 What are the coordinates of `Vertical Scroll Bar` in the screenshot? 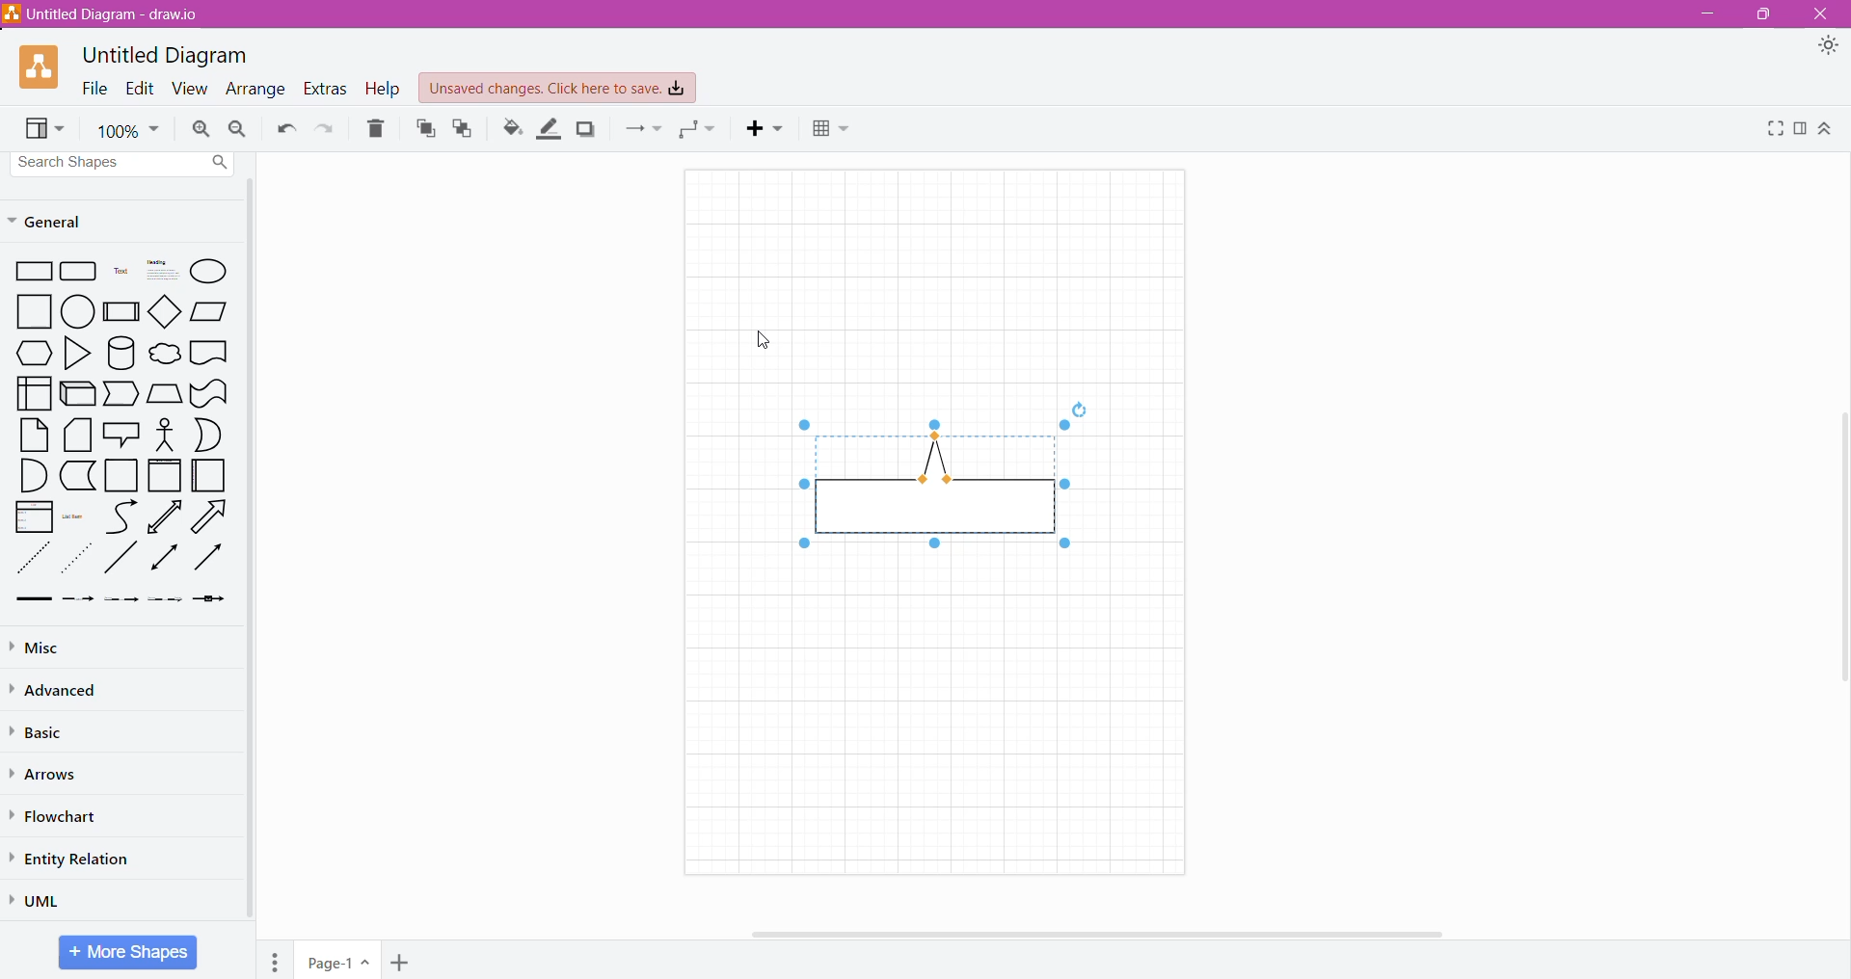 It's located at (252, 552).